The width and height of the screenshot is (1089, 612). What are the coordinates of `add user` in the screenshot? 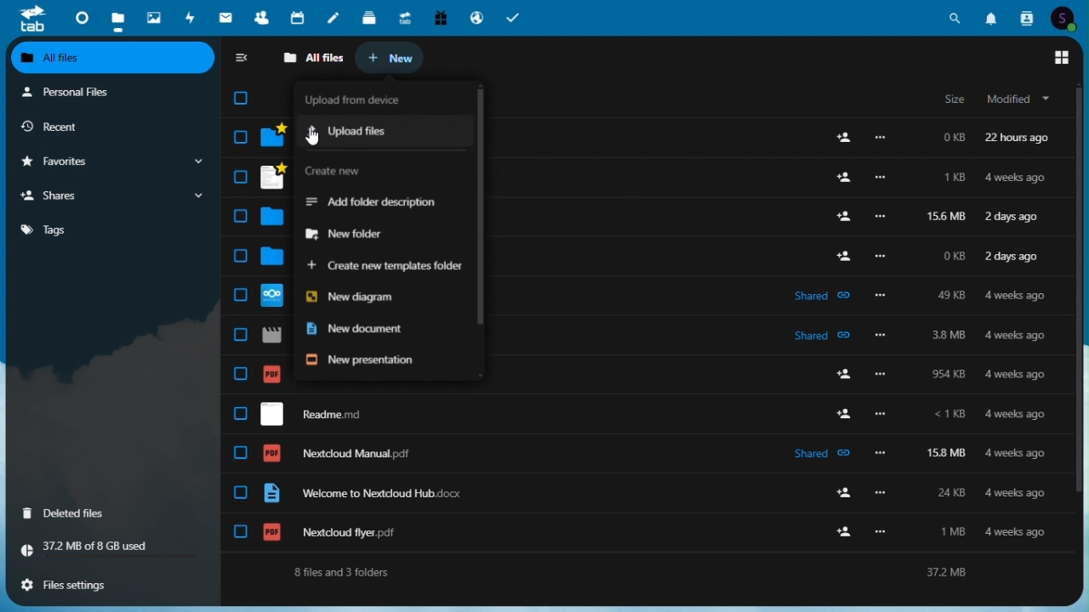 It's located at (847, 531).